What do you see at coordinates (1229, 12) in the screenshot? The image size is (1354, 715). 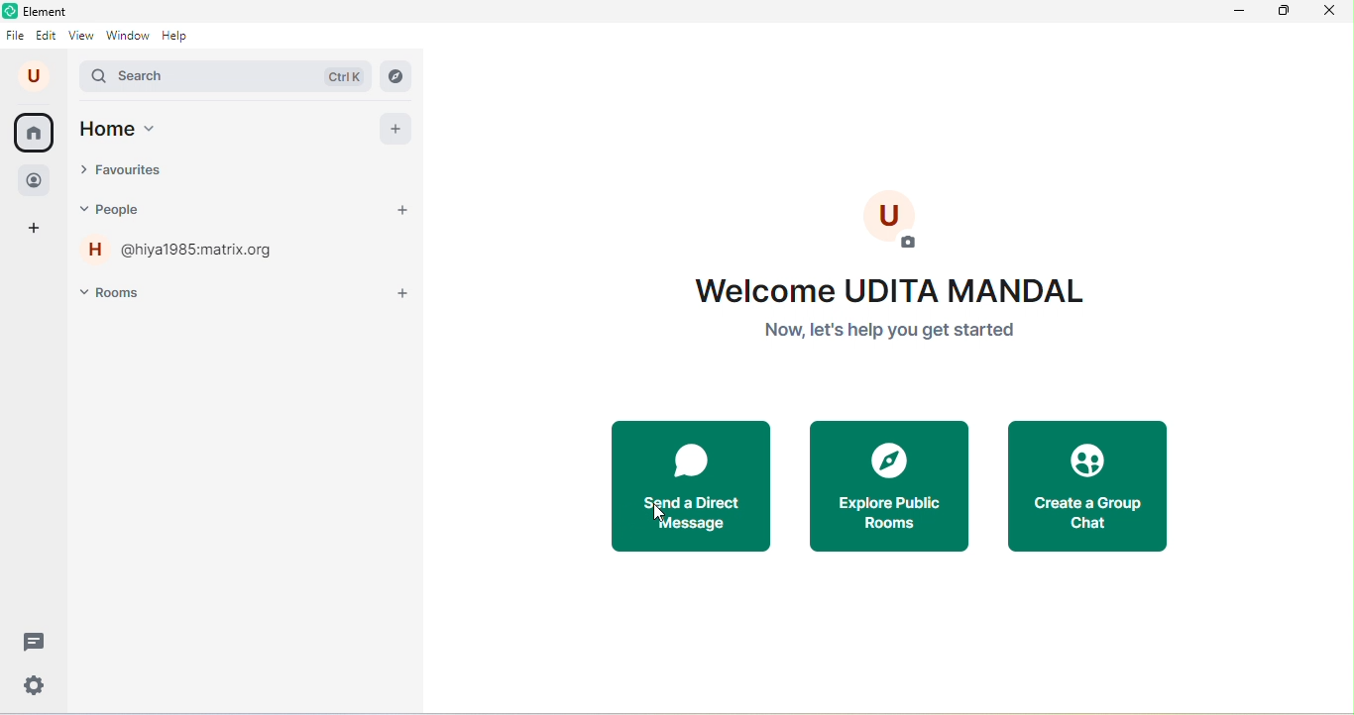 I see `minimize` at bounding box center [1229, 12].